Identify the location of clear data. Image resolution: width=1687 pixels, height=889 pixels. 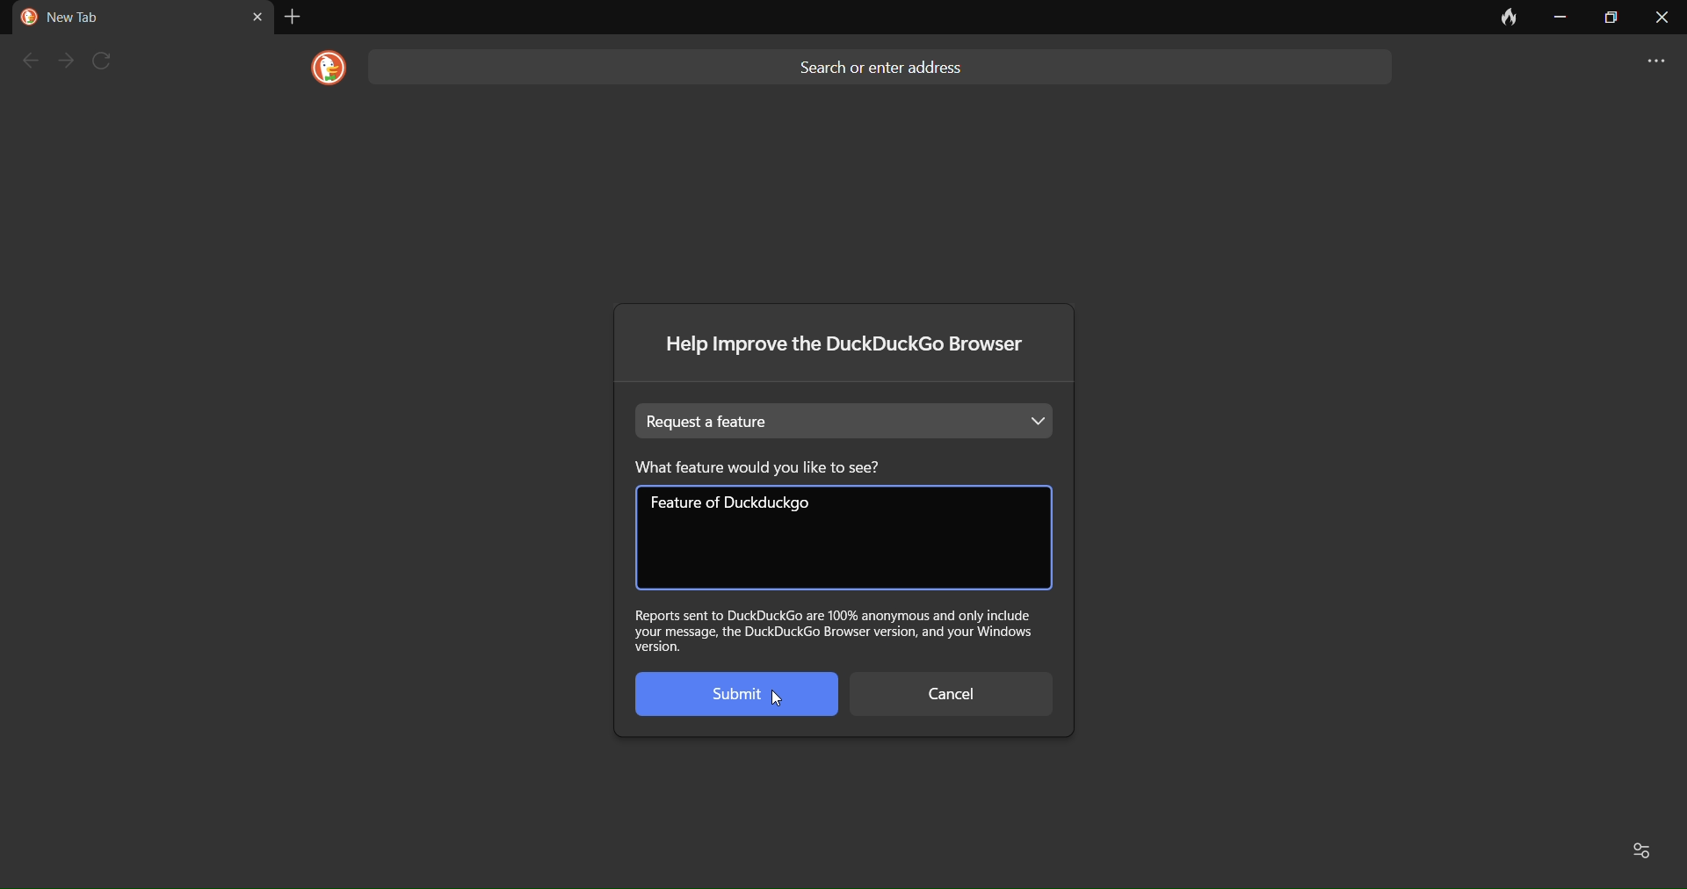
(1501, 22).